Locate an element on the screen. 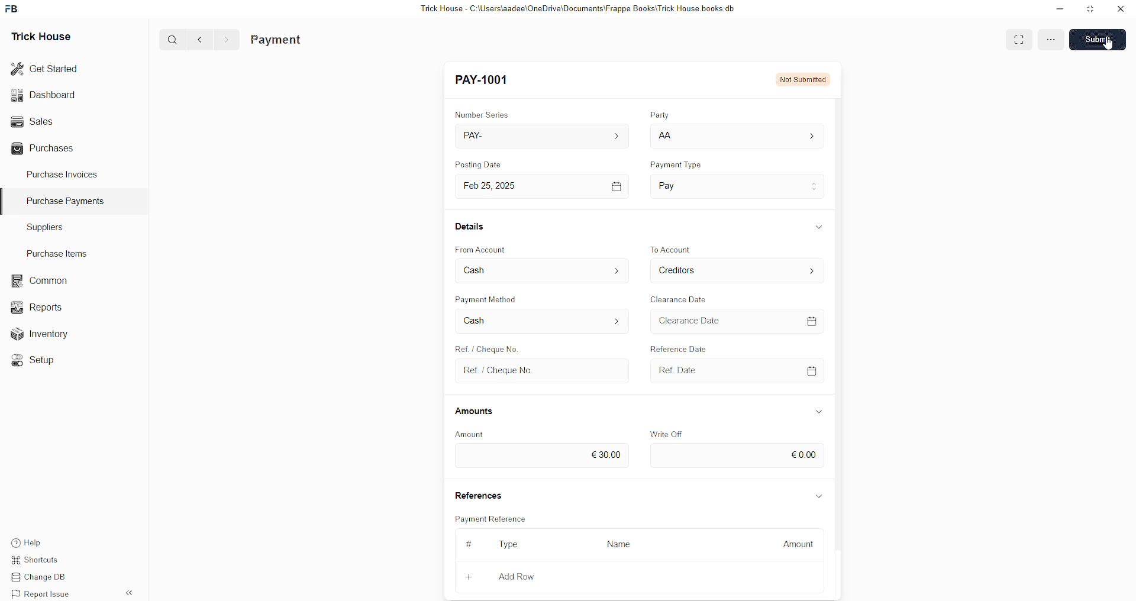  Suppliers is located at coordinates (40, 227).